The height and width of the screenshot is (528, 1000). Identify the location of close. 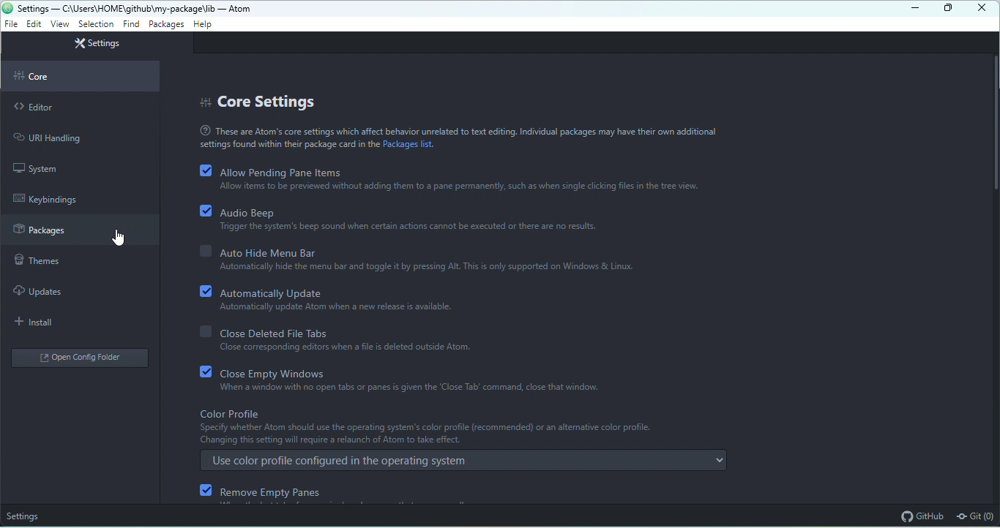
(981, 9).